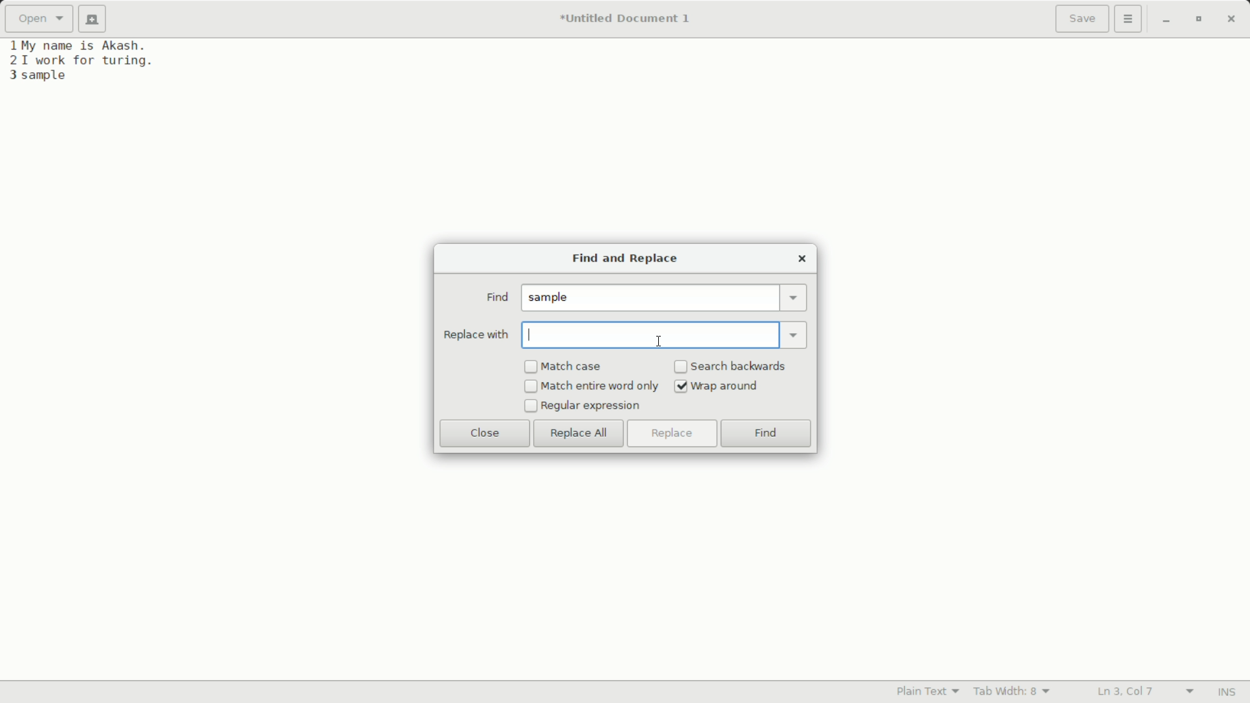 The image size is (1250, 703). I want to click on Checked checkbox, so click(681, 387).